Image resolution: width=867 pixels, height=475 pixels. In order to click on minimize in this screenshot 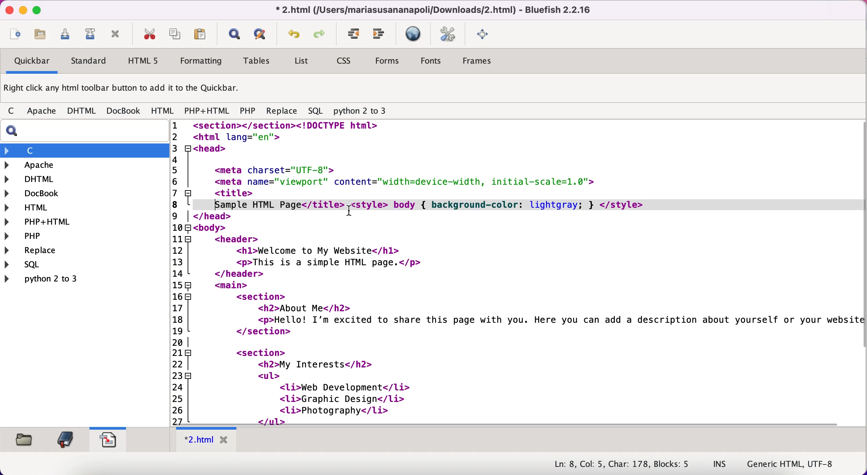, I will do `click(22, 10)`.